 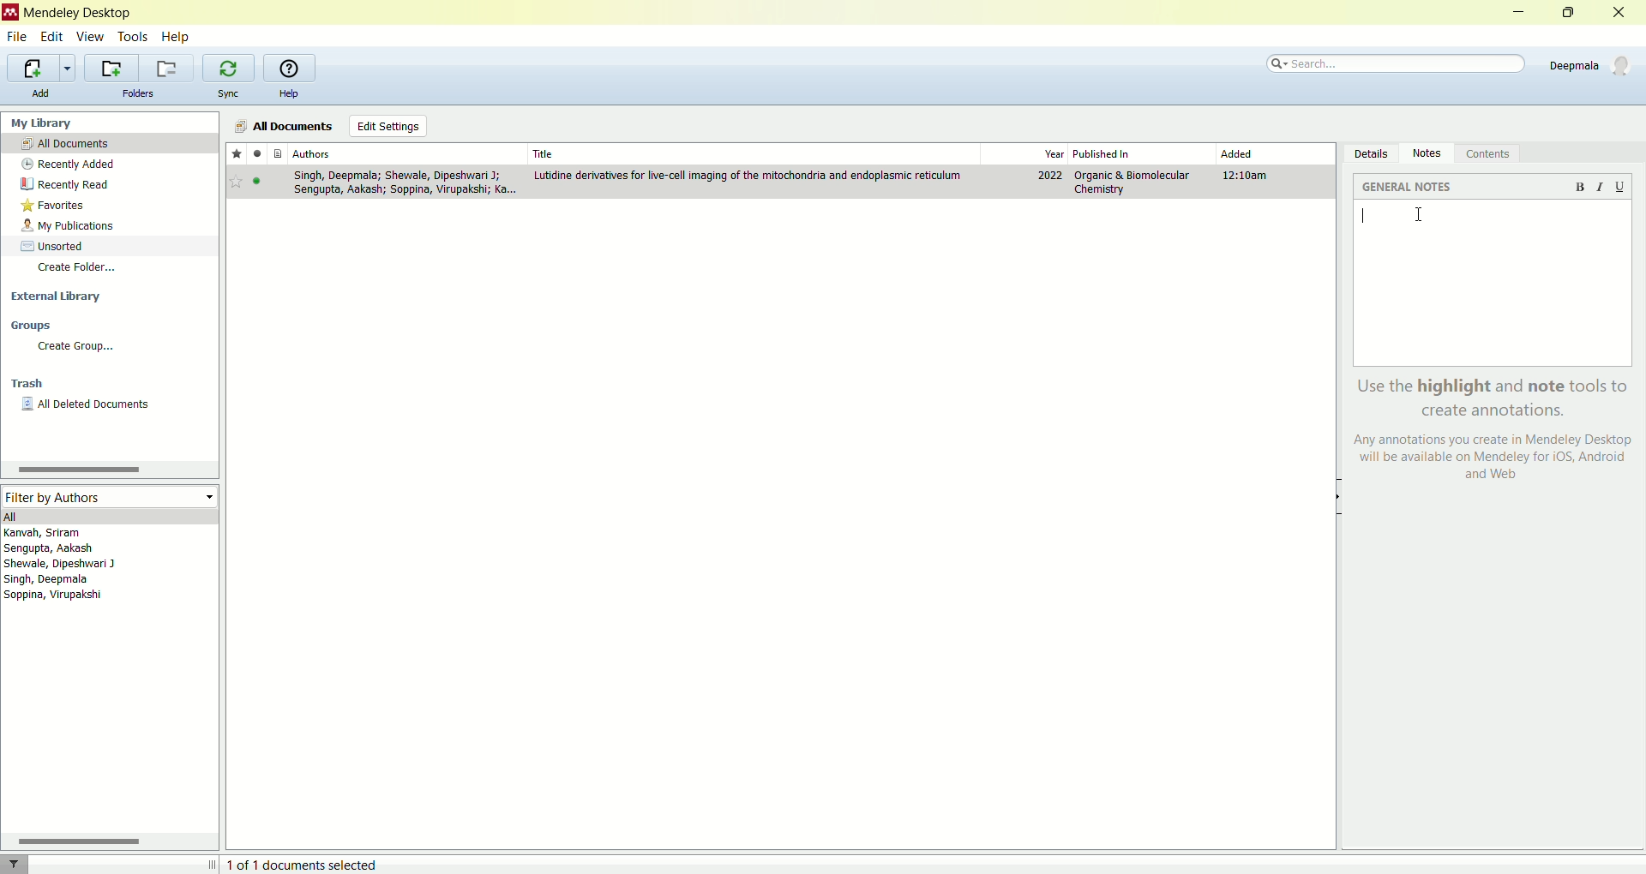 What do you see at coordinates (109, 345) in the screenshot?
I see `create group` at bounding box center [109, 345].